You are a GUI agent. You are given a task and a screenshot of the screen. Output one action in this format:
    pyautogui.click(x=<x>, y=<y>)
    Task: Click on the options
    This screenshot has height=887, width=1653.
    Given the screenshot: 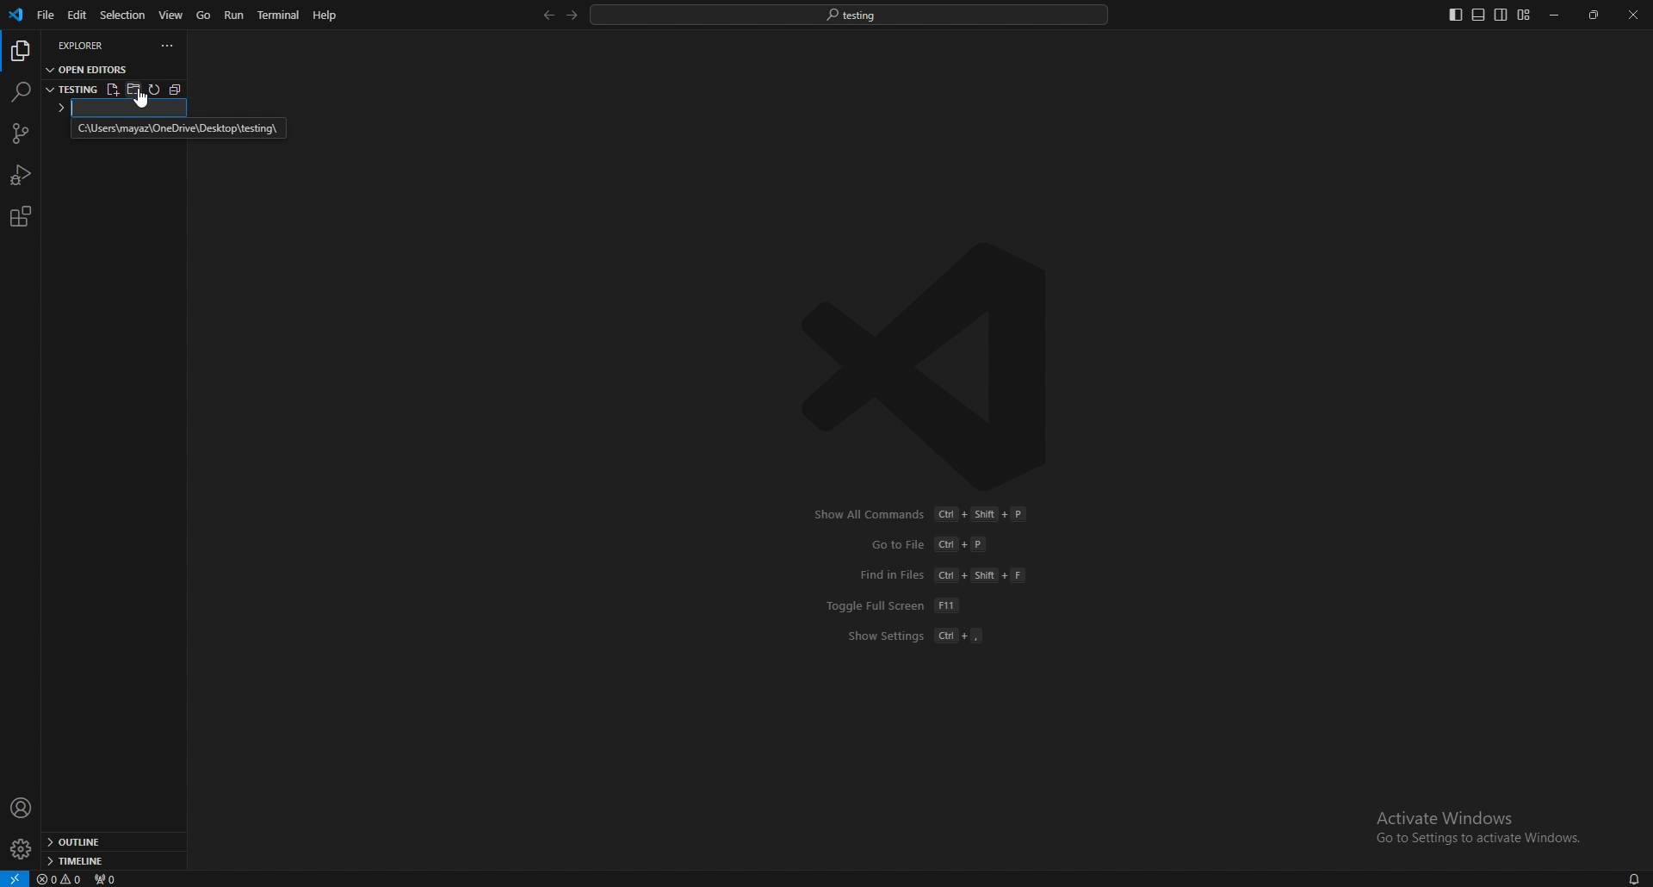 What is the action you would take?
    pyautogui.click(x=168, y=46)
    